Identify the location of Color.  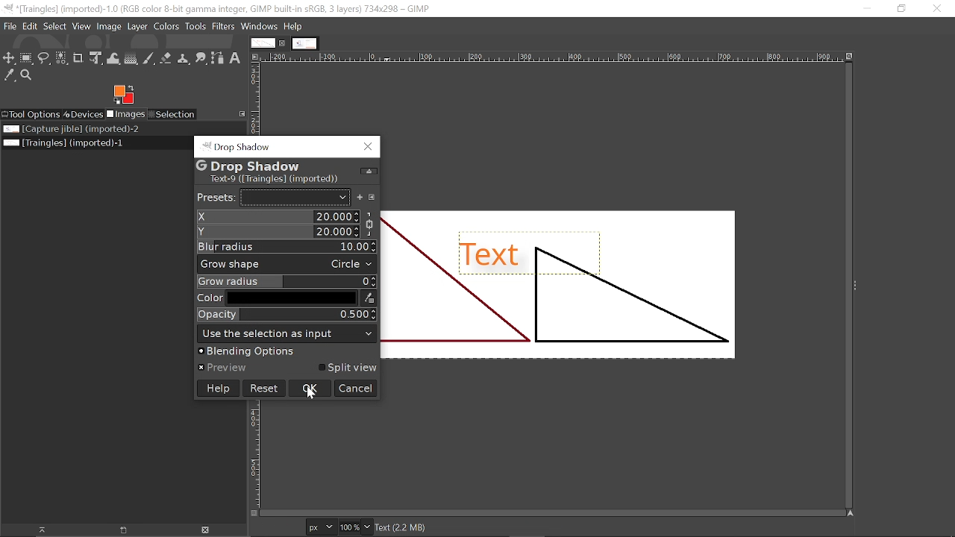
(286, 297).